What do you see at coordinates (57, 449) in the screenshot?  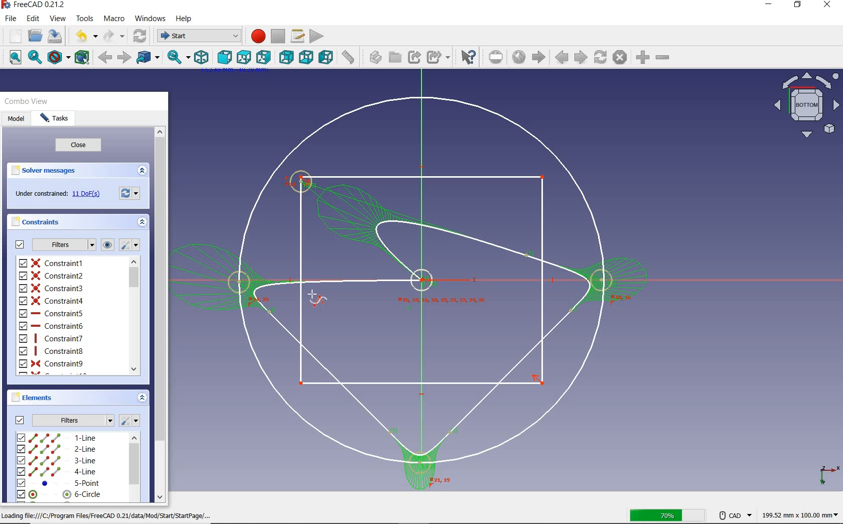 I see `2-line` at bounding box center [57, 449].